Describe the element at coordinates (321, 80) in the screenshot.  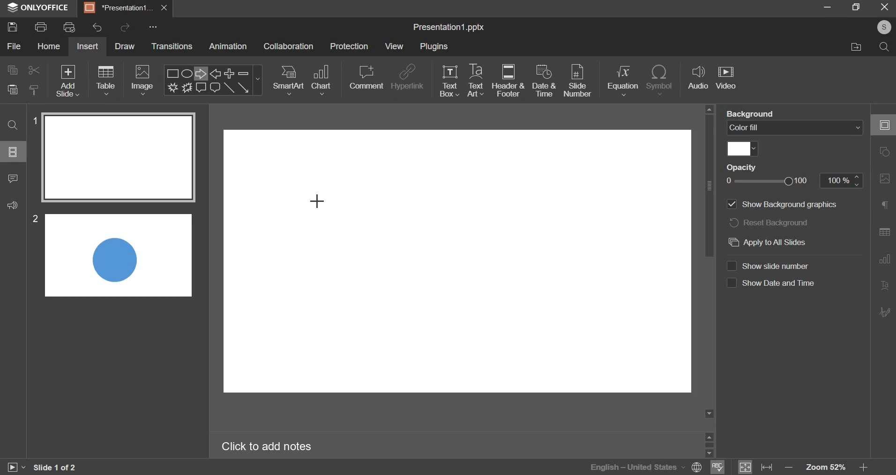
I see `chart` at that location.